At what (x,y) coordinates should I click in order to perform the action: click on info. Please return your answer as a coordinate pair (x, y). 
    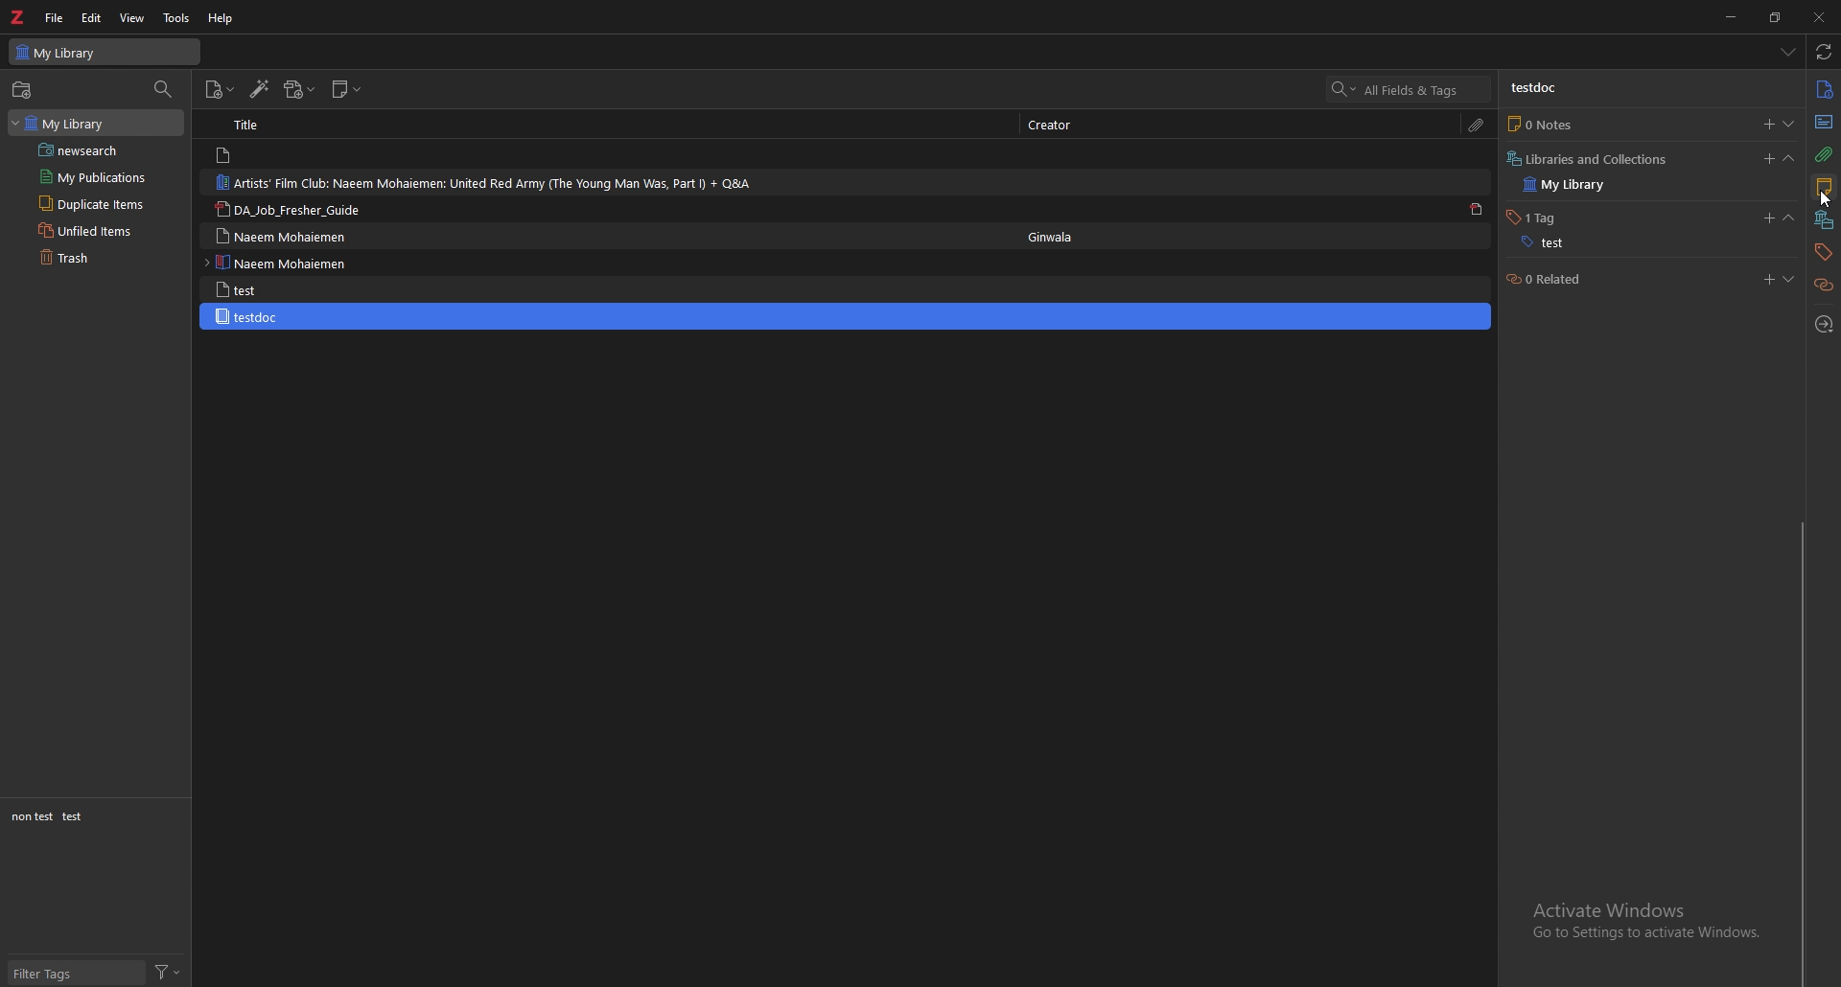
    Looking at the image, I should click on (1825, 88).